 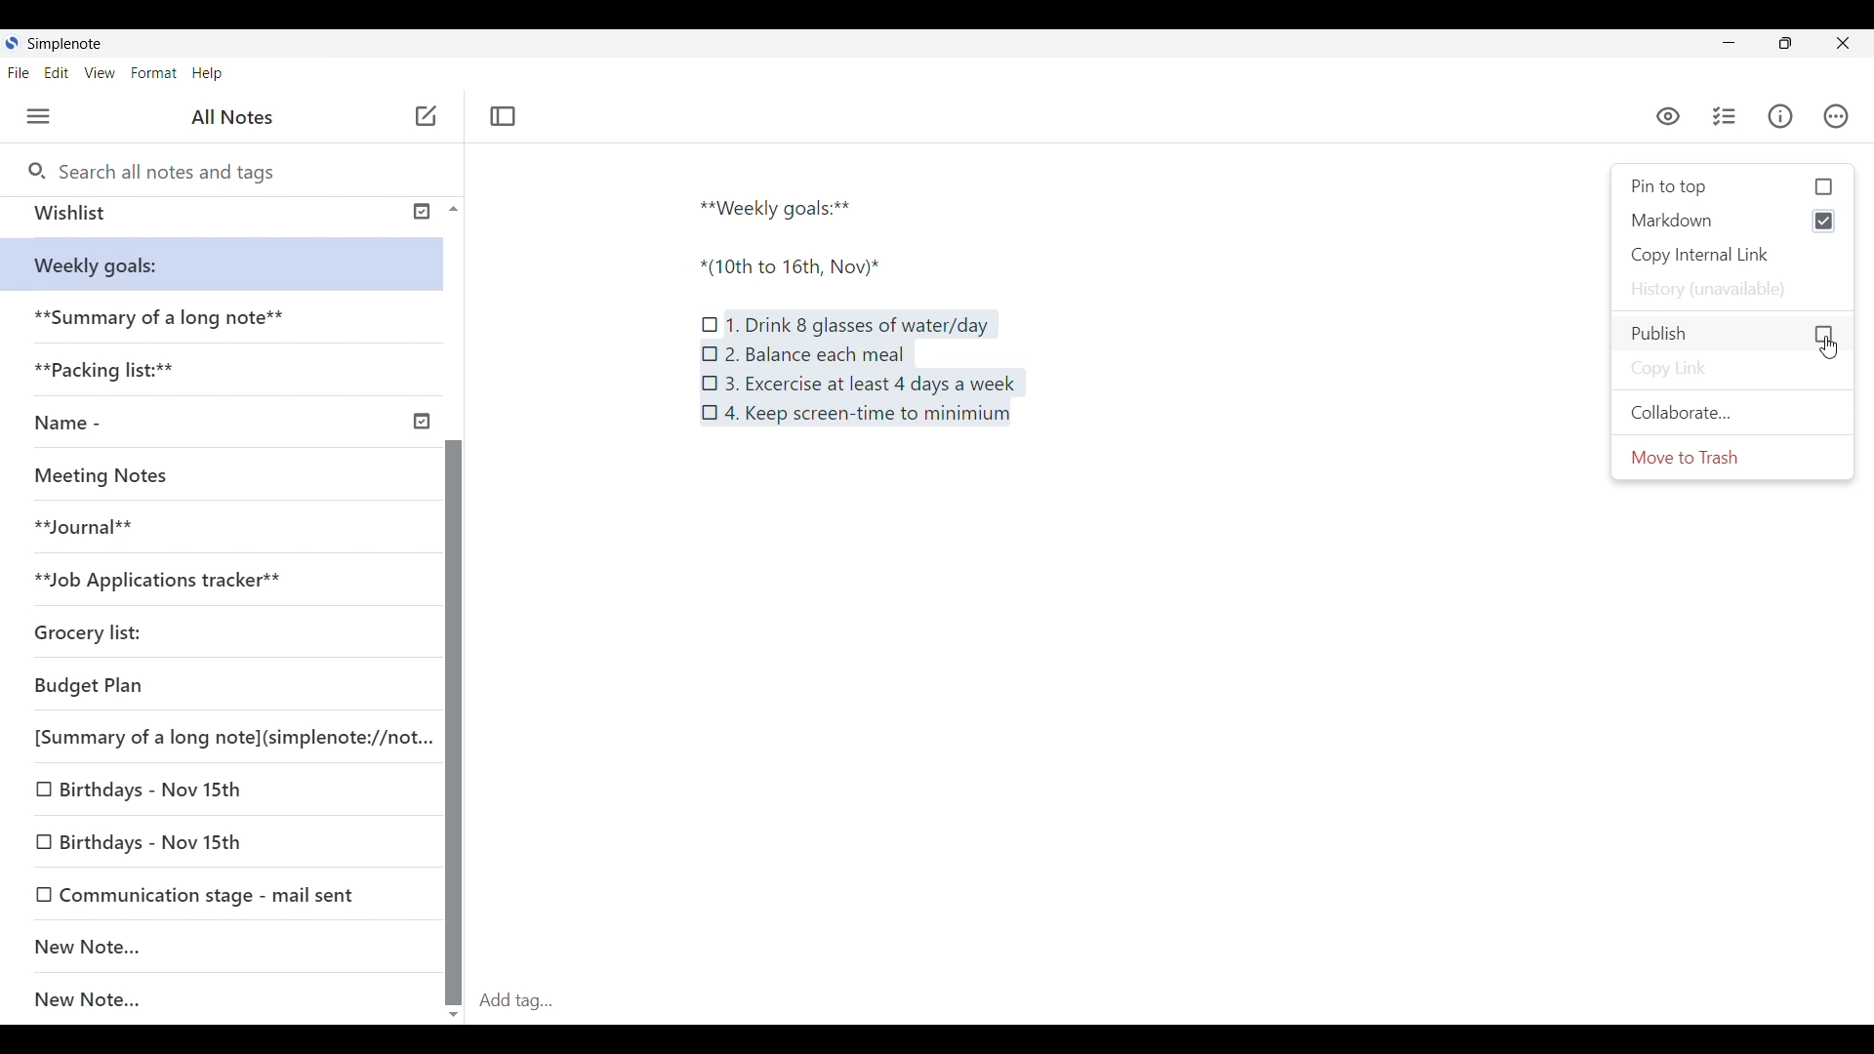 I want to click on Markdown, so click(x=1728, y=220).